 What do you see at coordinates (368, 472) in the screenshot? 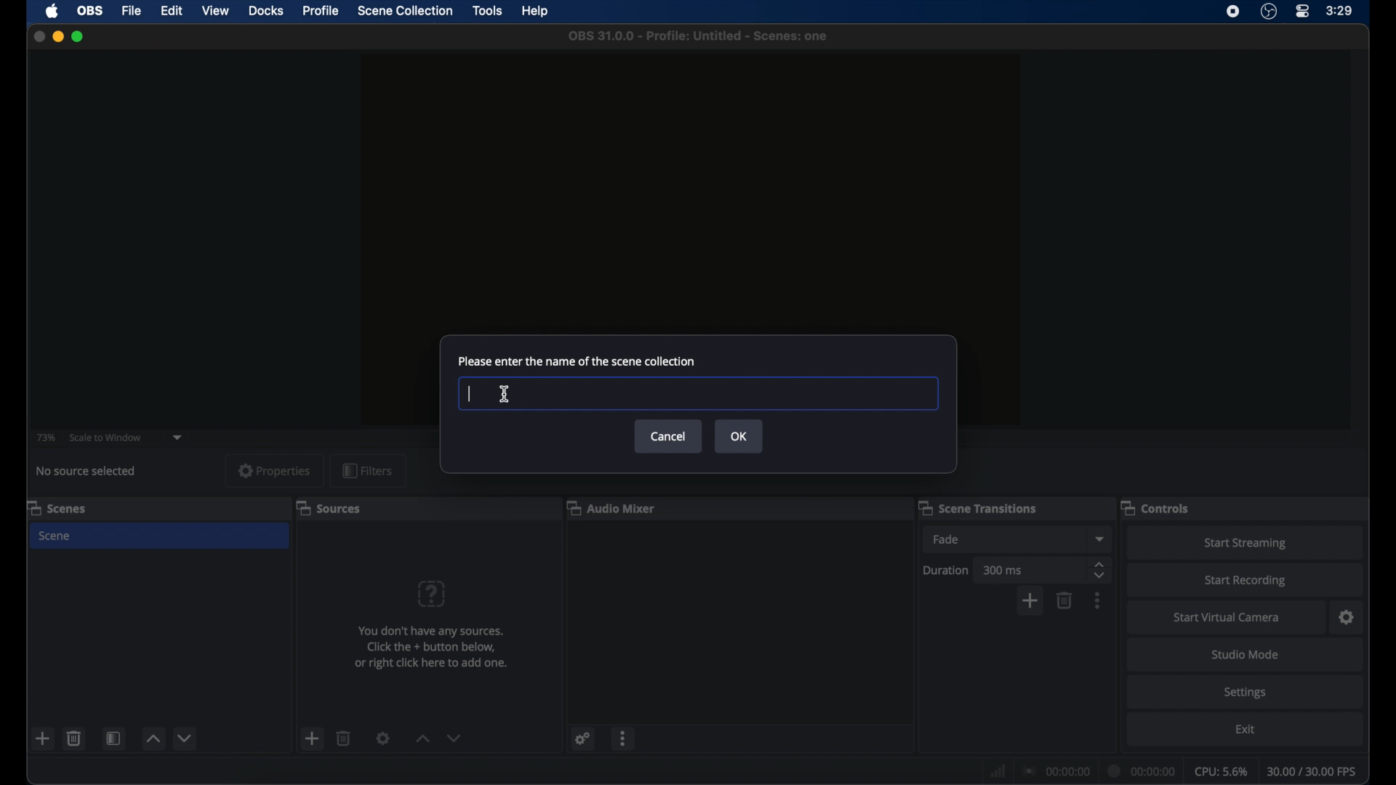
I see `filters` at bounding box center [368, 472].